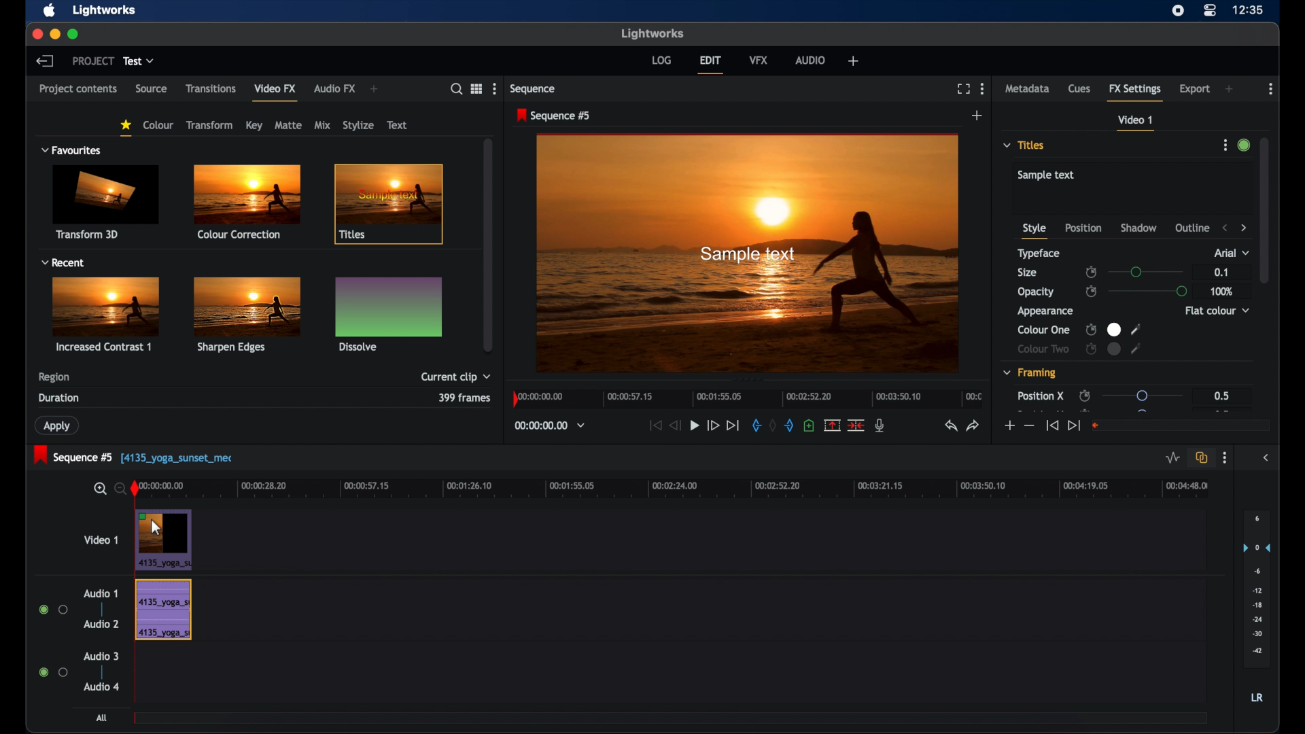  Describe the element at coordinates (36, 33) in the screenshot. I see `close` at that location.